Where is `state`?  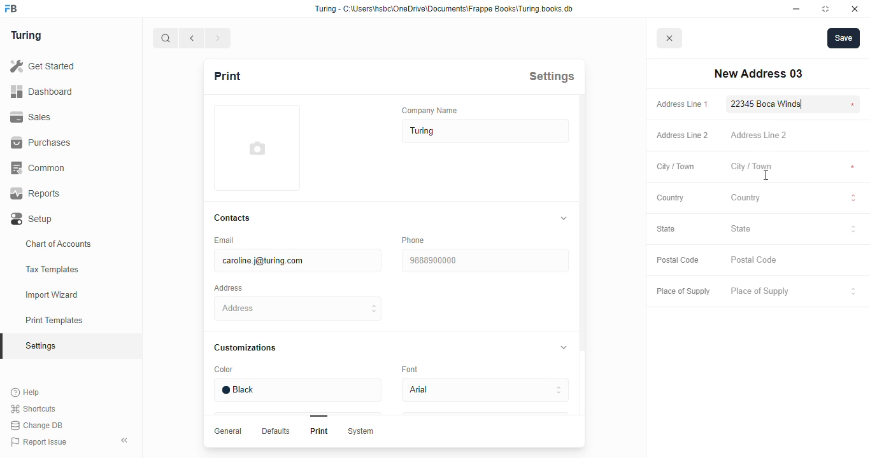 state is located at coordinates (794, 230).